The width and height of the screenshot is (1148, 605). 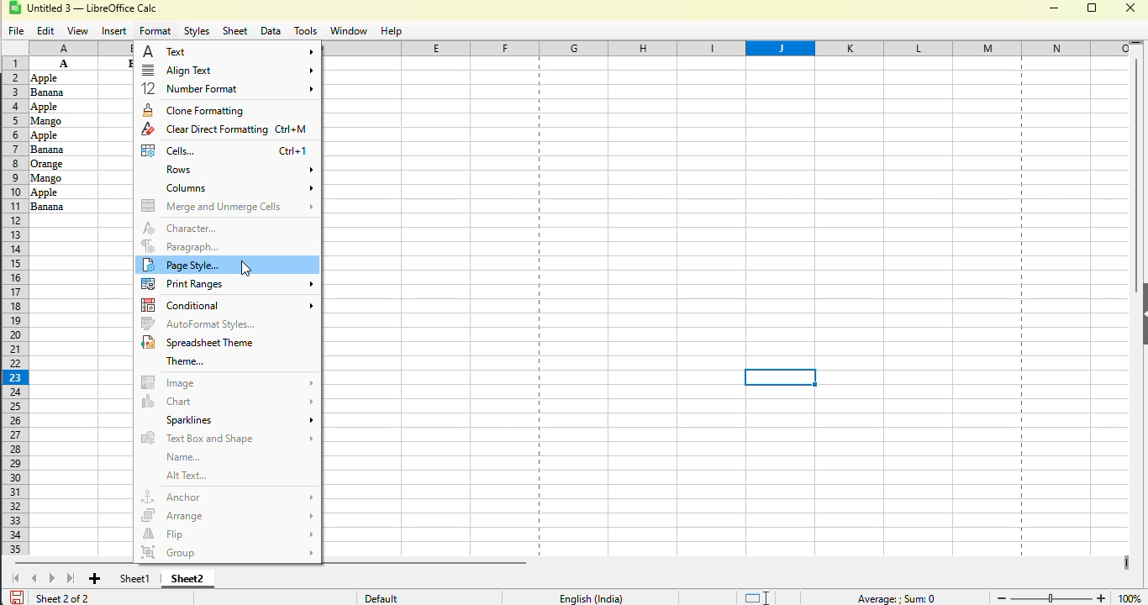 What do you see at coordinates (62, 163) in the screenshot?
I see `` at bounding box center [62, 163].